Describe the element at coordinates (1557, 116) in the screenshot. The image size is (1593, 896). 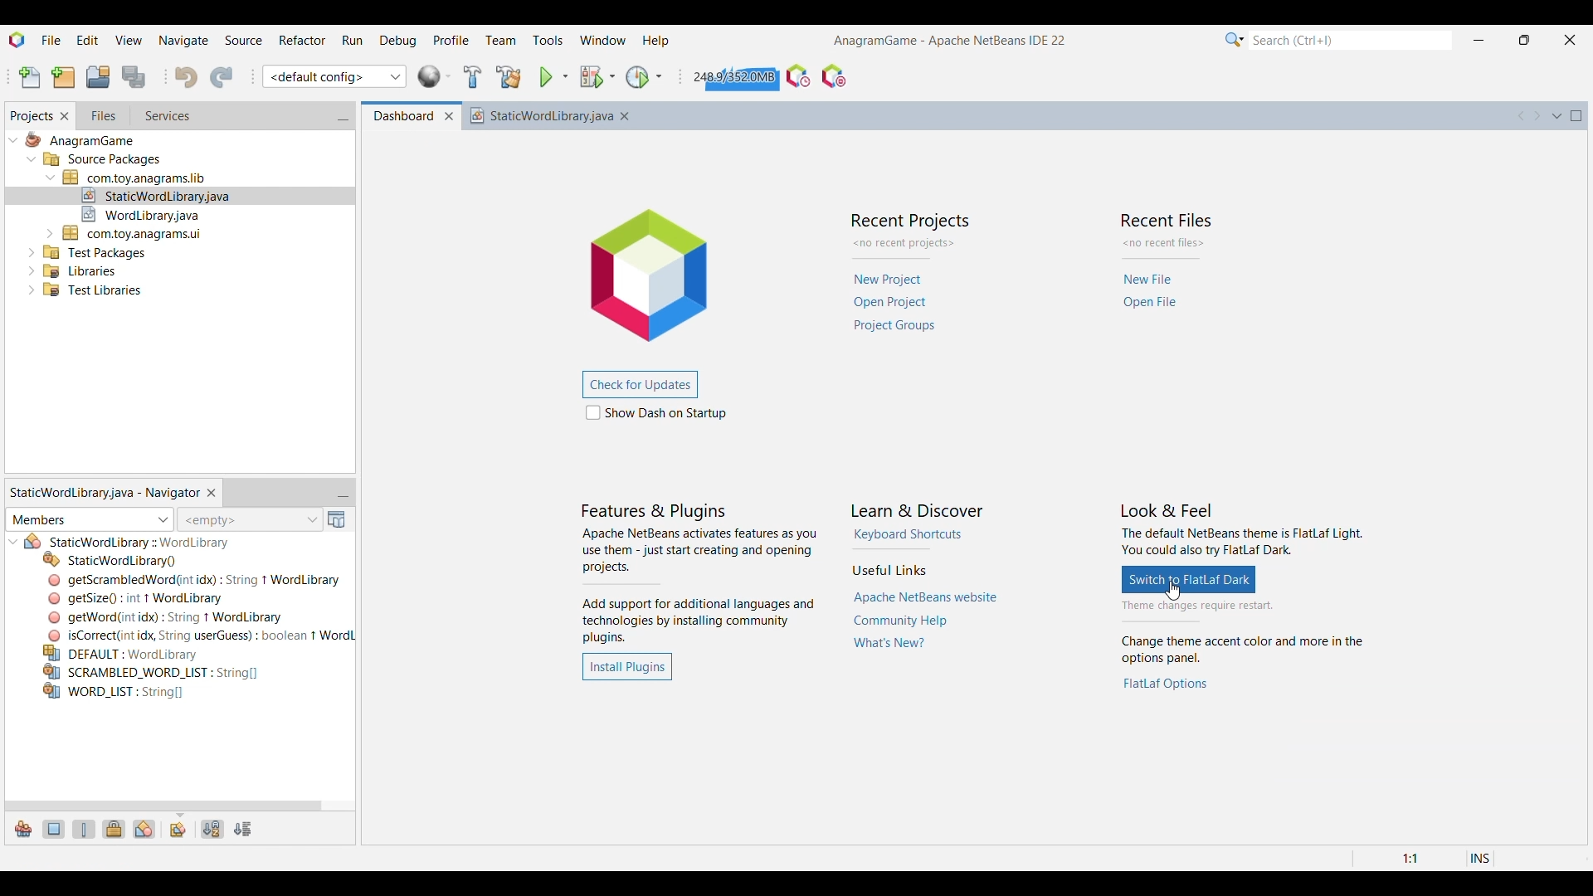
I see `Show open documents list` at that location.